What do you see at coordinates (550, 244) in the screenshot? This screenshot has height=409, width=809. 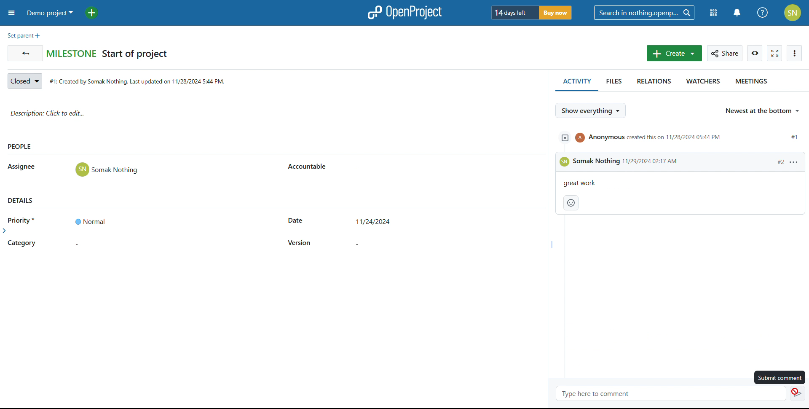 I see `resize` at bounding box center [550, 244].